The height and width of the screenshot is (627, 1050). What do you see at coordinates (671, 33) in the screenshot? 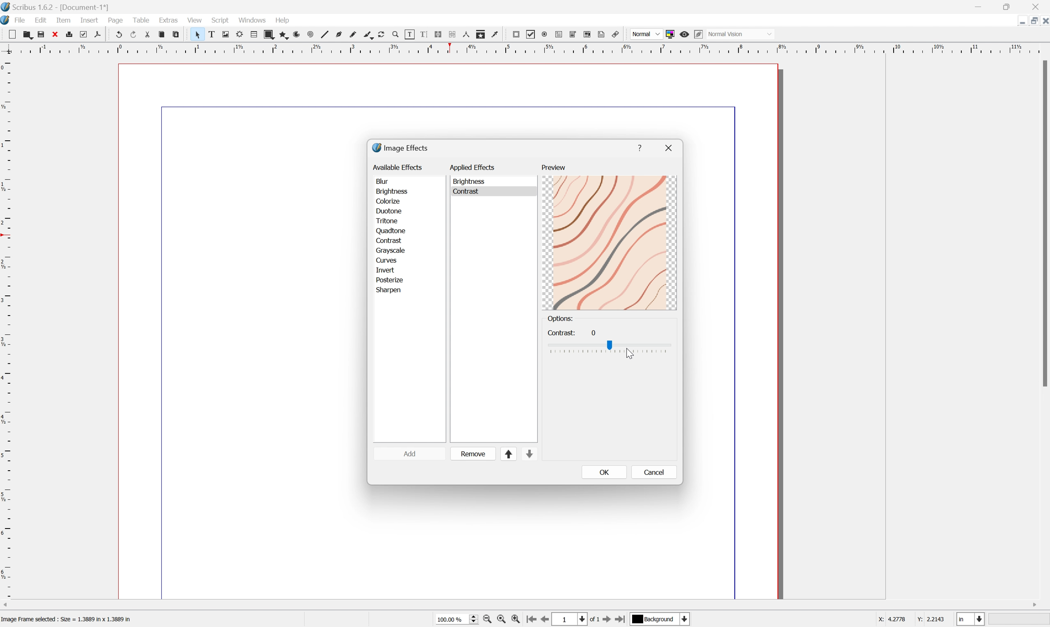
I see `Toggle color management` at bounding box center [671, 33].